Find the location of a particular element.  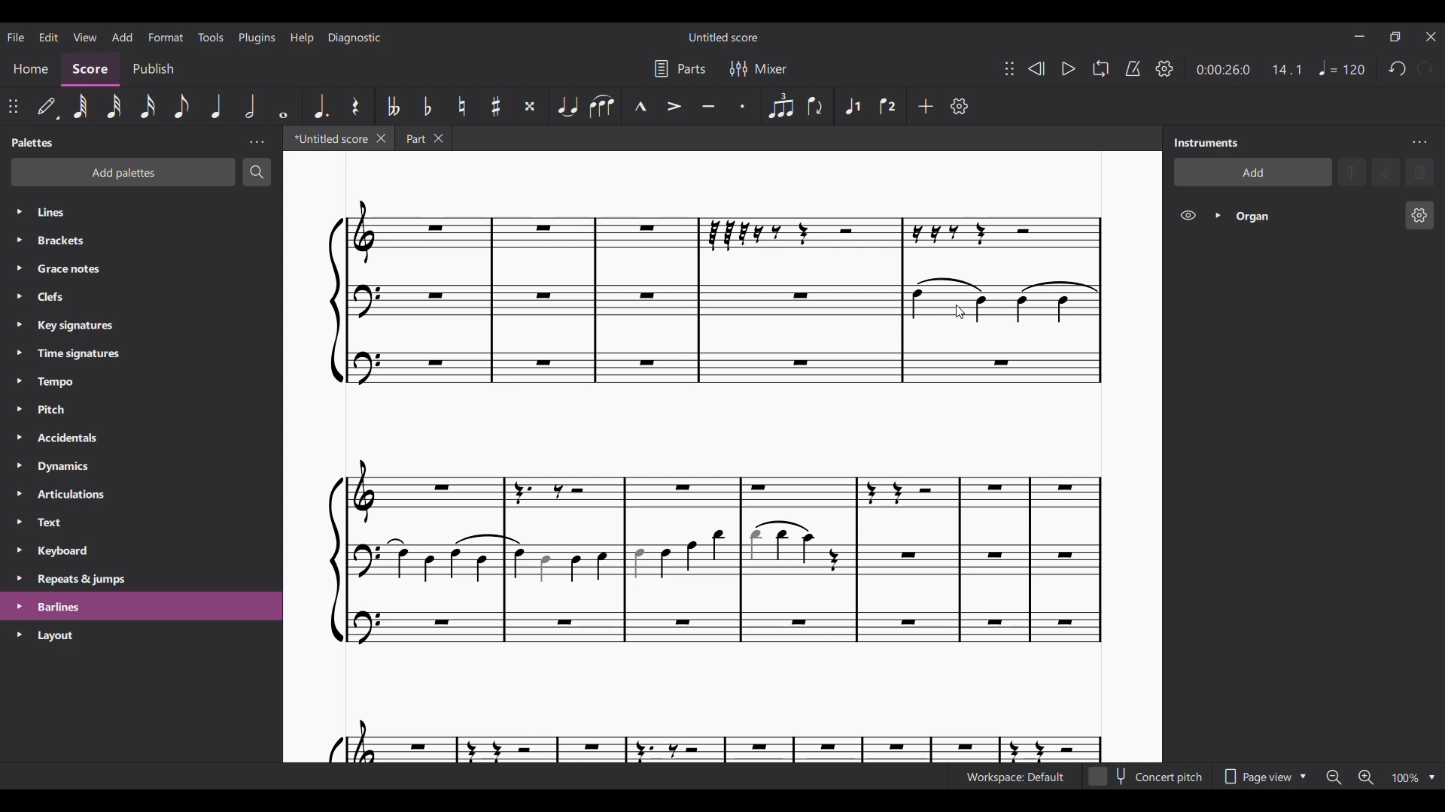

Current ratio and duration is located at coordinates (1249, 68).